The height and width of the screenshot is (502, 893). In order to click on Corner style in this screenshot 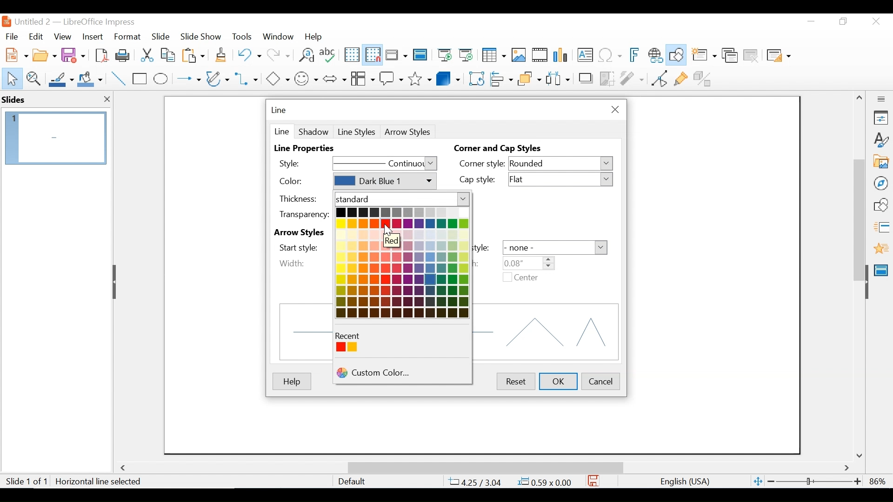, I will do `click(482, 163)`.